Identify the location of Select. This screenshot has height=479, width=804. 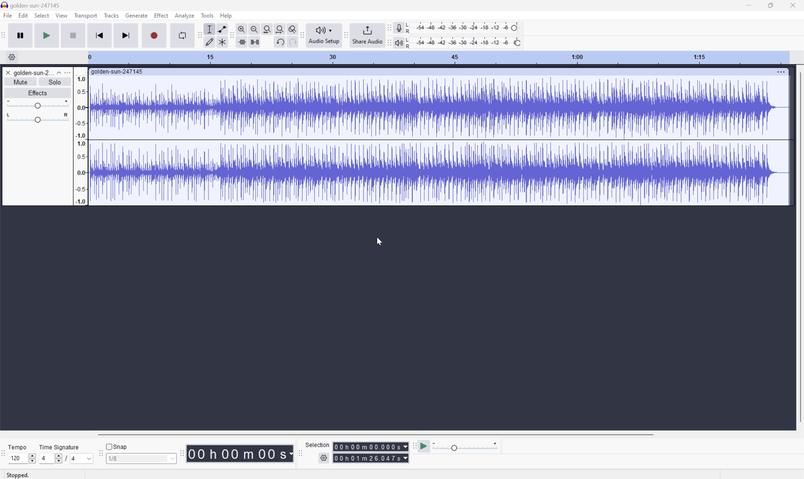
(42, 15).